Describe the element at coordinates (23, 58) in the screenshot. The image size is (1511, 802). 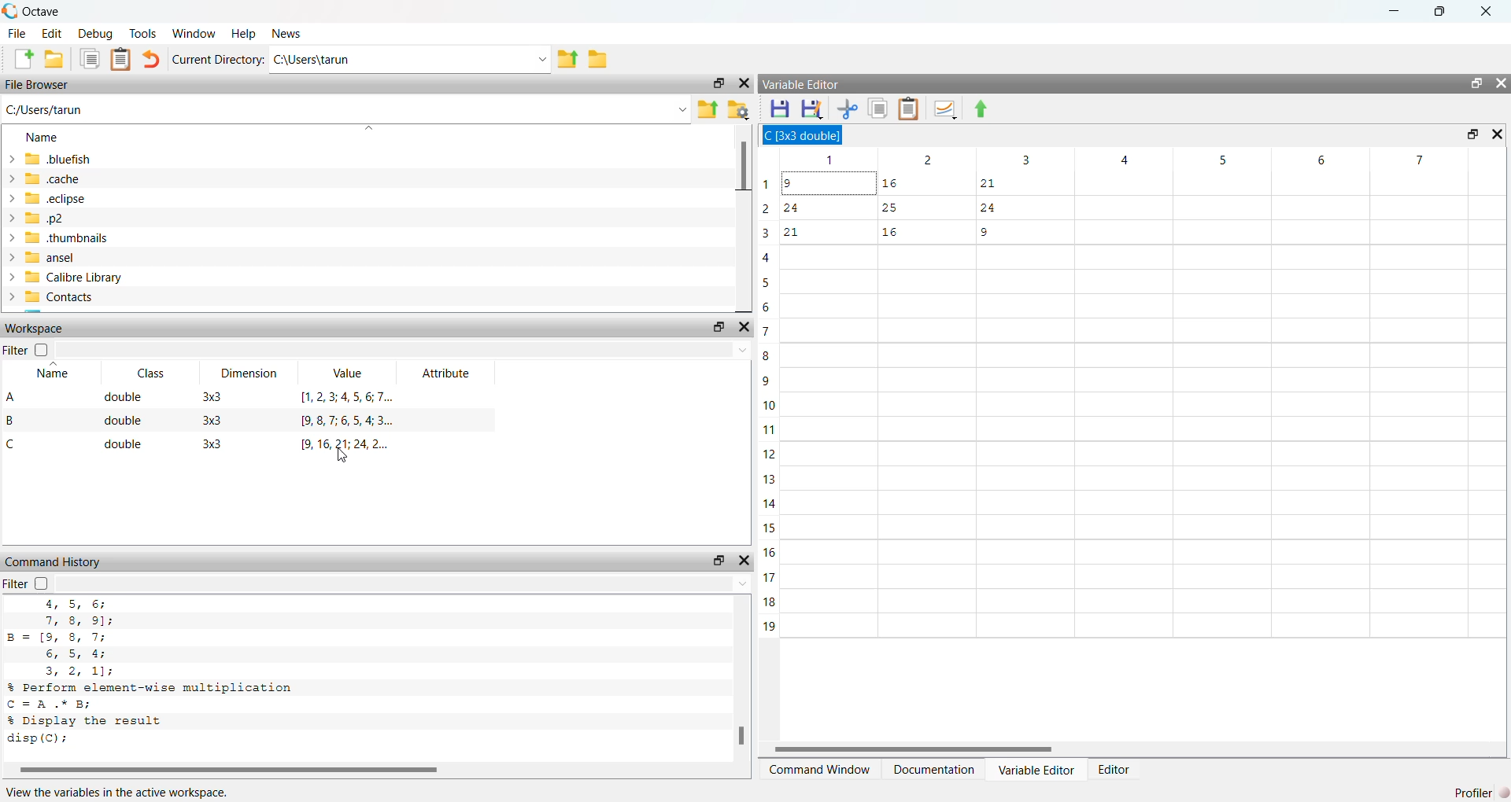
I see `Create New` at that location.